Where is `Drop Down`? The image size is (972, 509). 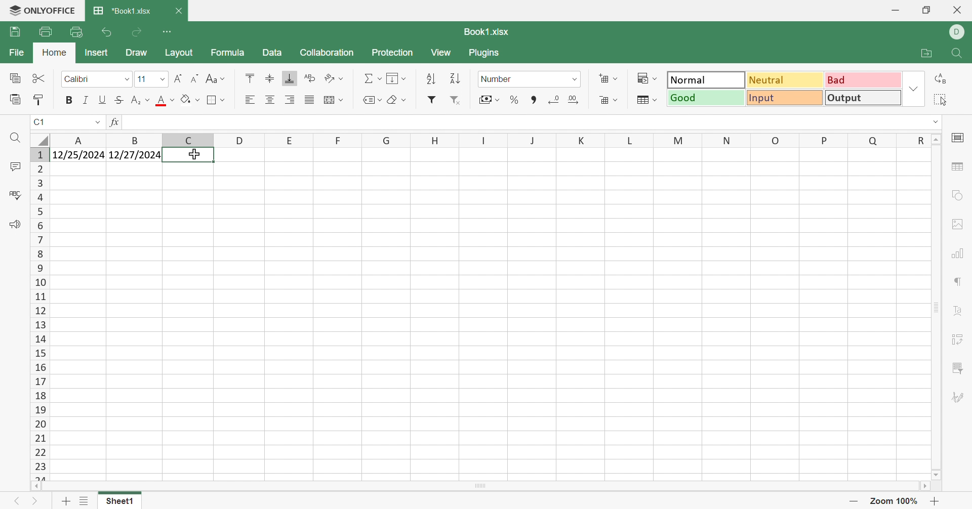
Drop Down is located at coordinates (127, 81).